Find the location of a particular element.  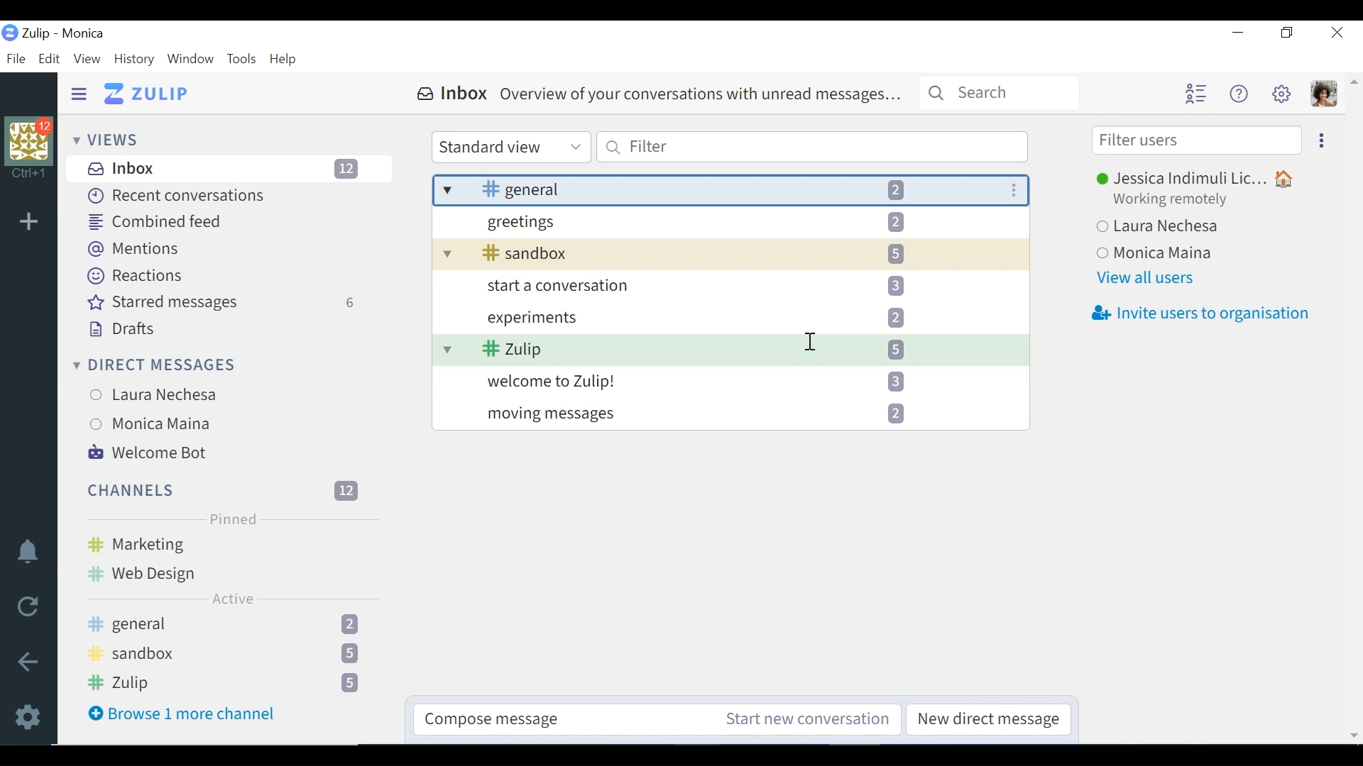

| v 3k general is located at coordinates (706, 191).